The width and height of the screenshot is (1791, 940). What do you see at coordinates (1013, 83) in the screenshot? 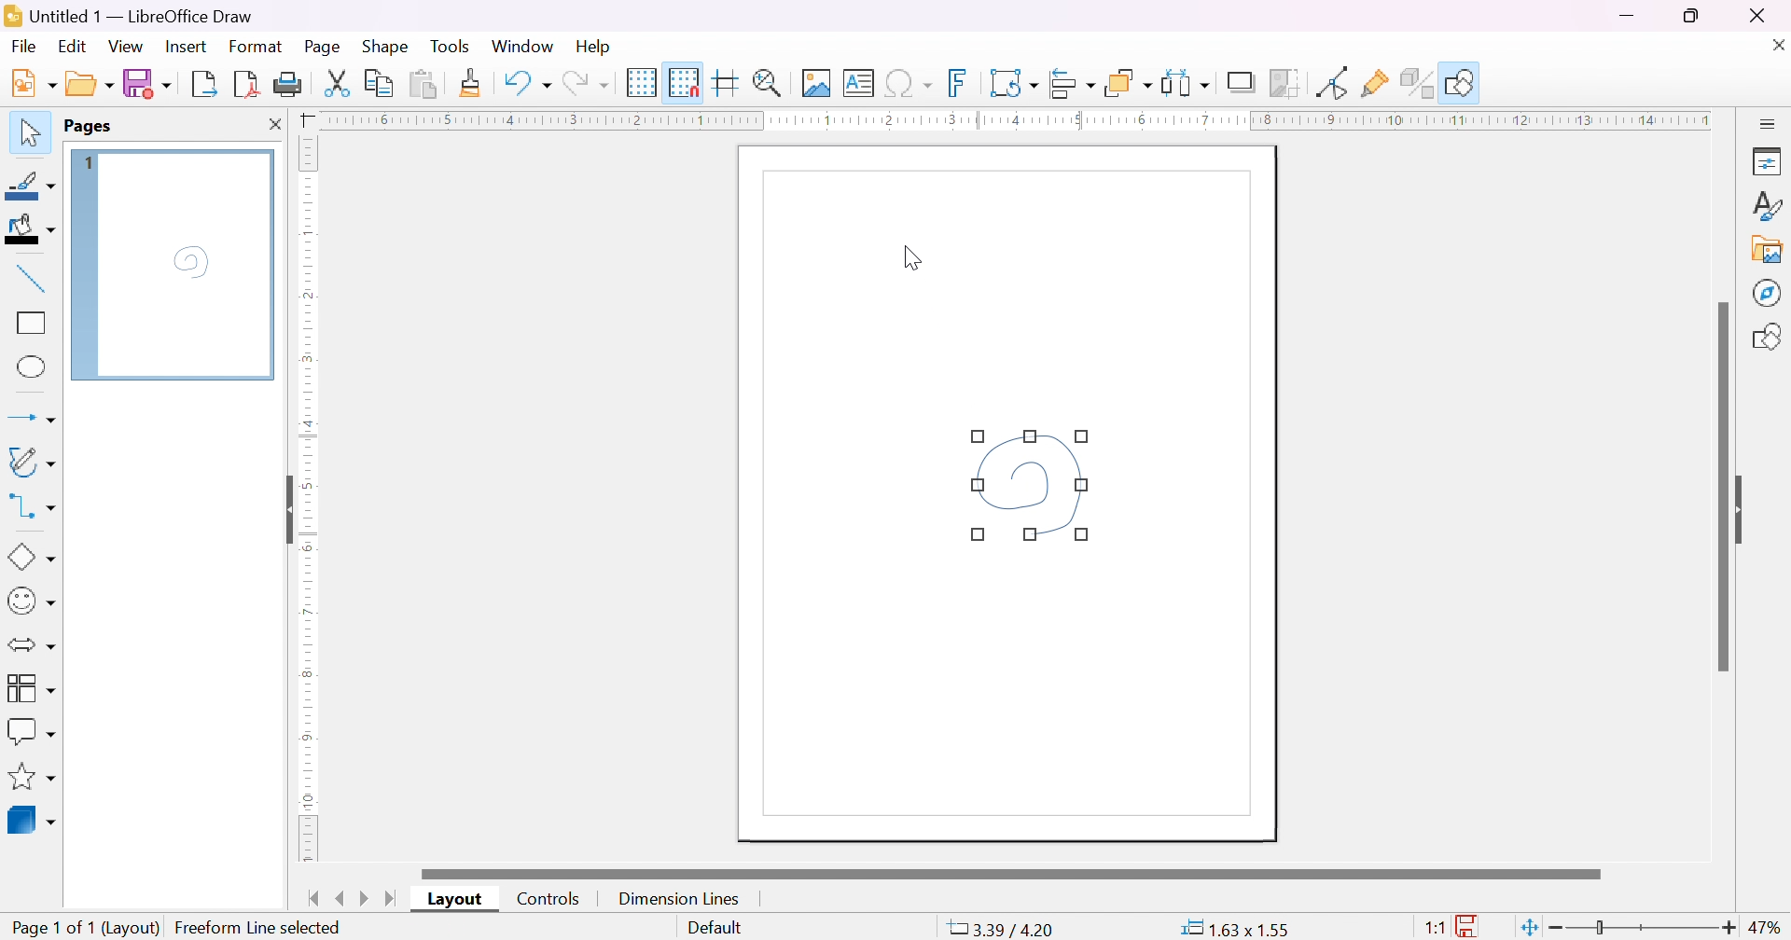
I see `transformation` at bounding box center [1013, 83].